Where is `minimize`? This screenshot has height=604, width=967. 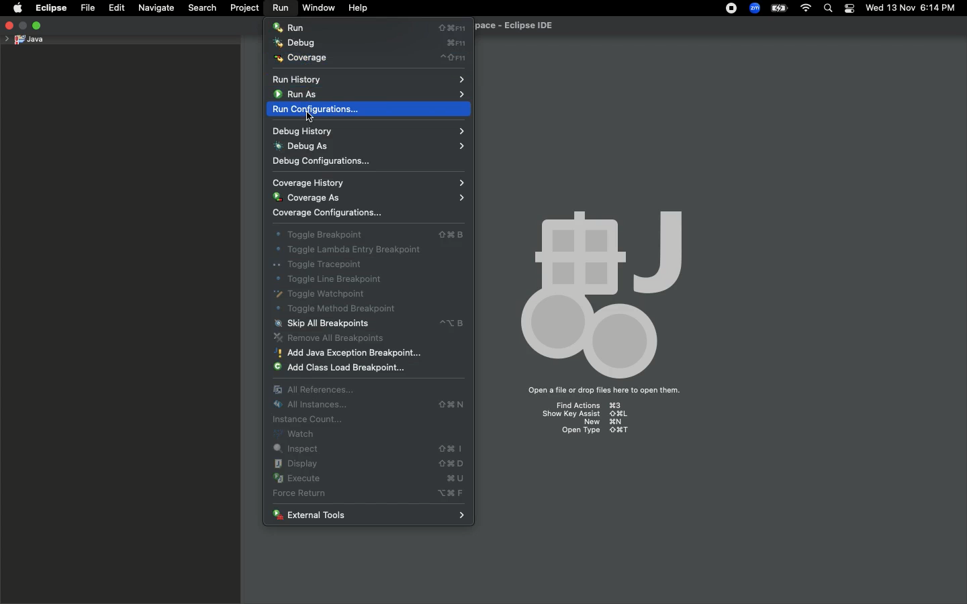 minimize is located at coordinates (24, 25).